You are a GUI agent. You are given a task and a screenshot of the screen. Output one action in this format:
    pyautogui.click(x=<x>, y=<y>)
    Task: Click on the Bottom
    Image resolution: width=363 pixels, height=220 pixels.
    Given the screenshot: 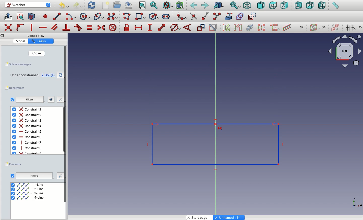 What is the action you would take?
    pyautogui.click(x=310, y=6)
    